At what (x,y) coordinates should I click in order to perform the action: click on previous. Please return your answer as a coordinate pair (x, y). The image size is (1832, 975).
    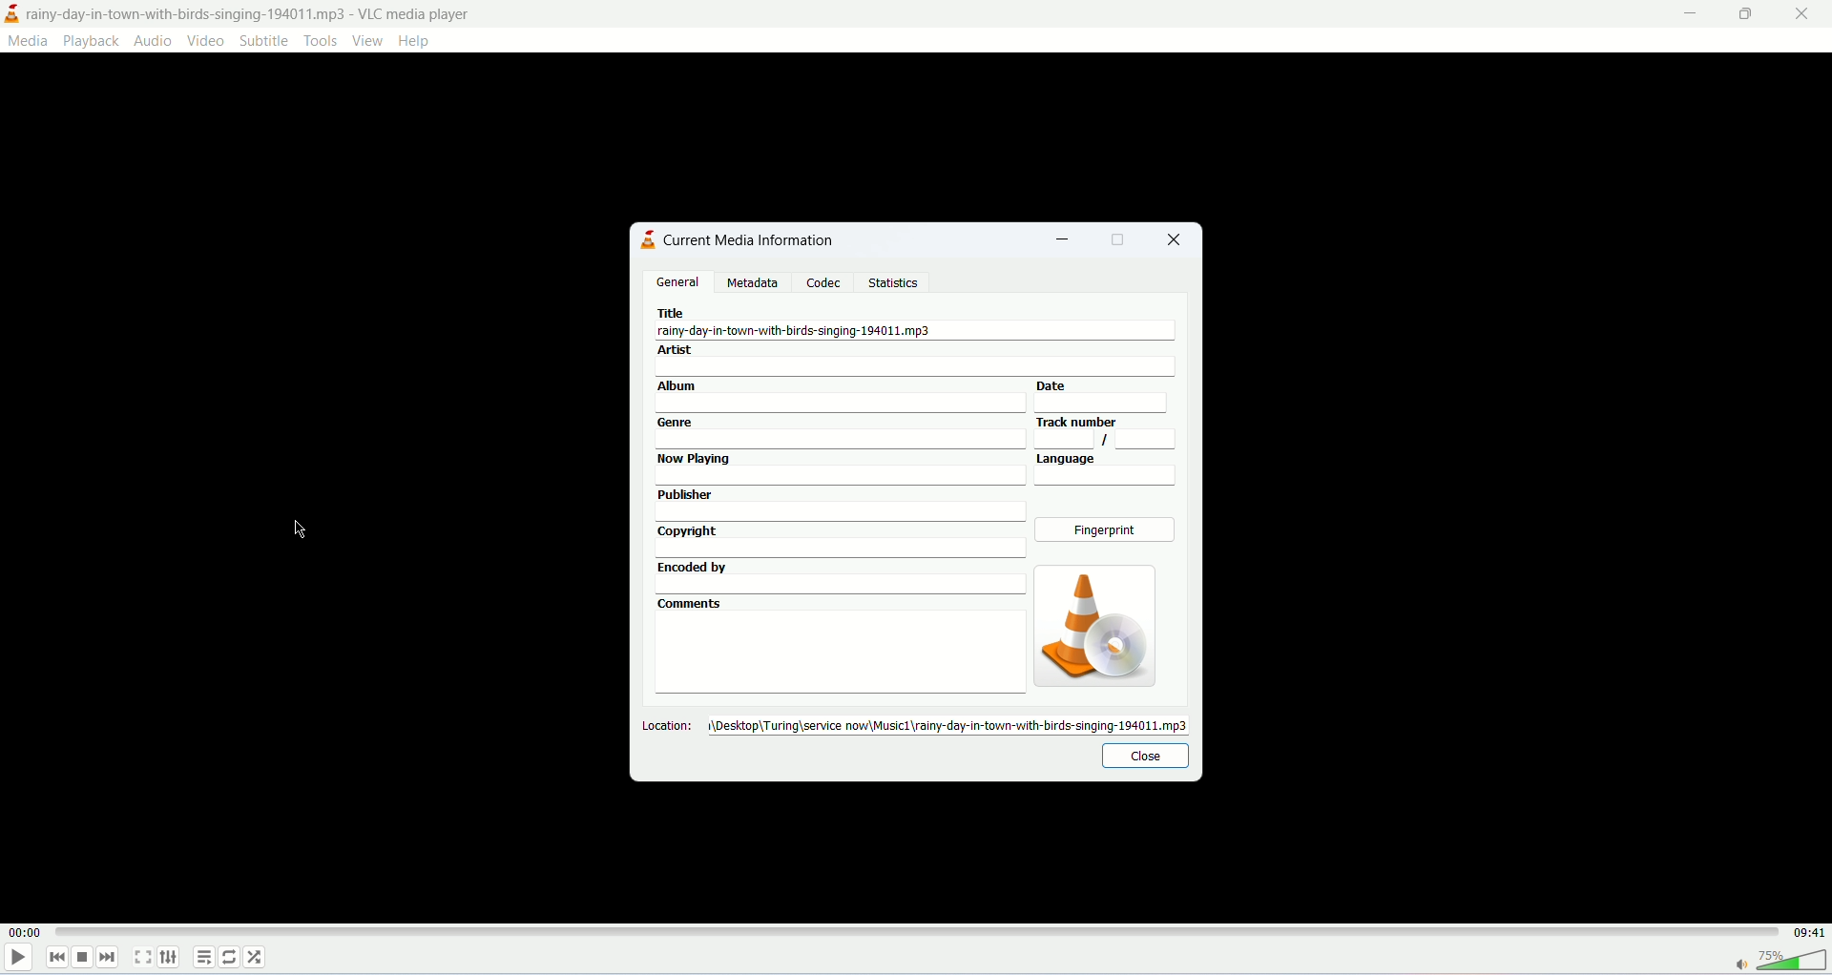
    Looking at the image, I should click on (55, 958).